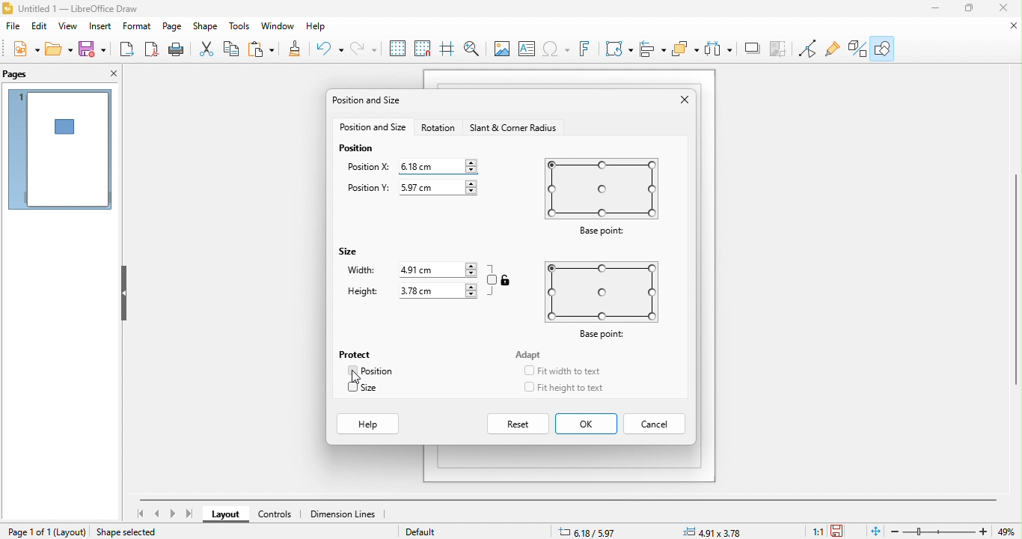  I want to click on size, so click(349, 252).